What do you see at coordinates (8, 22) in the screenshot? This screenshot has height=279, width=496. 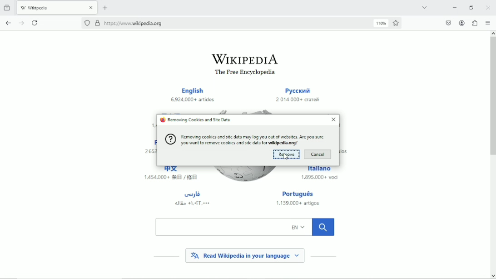 I see `go back` at bounding box center [8, 22].